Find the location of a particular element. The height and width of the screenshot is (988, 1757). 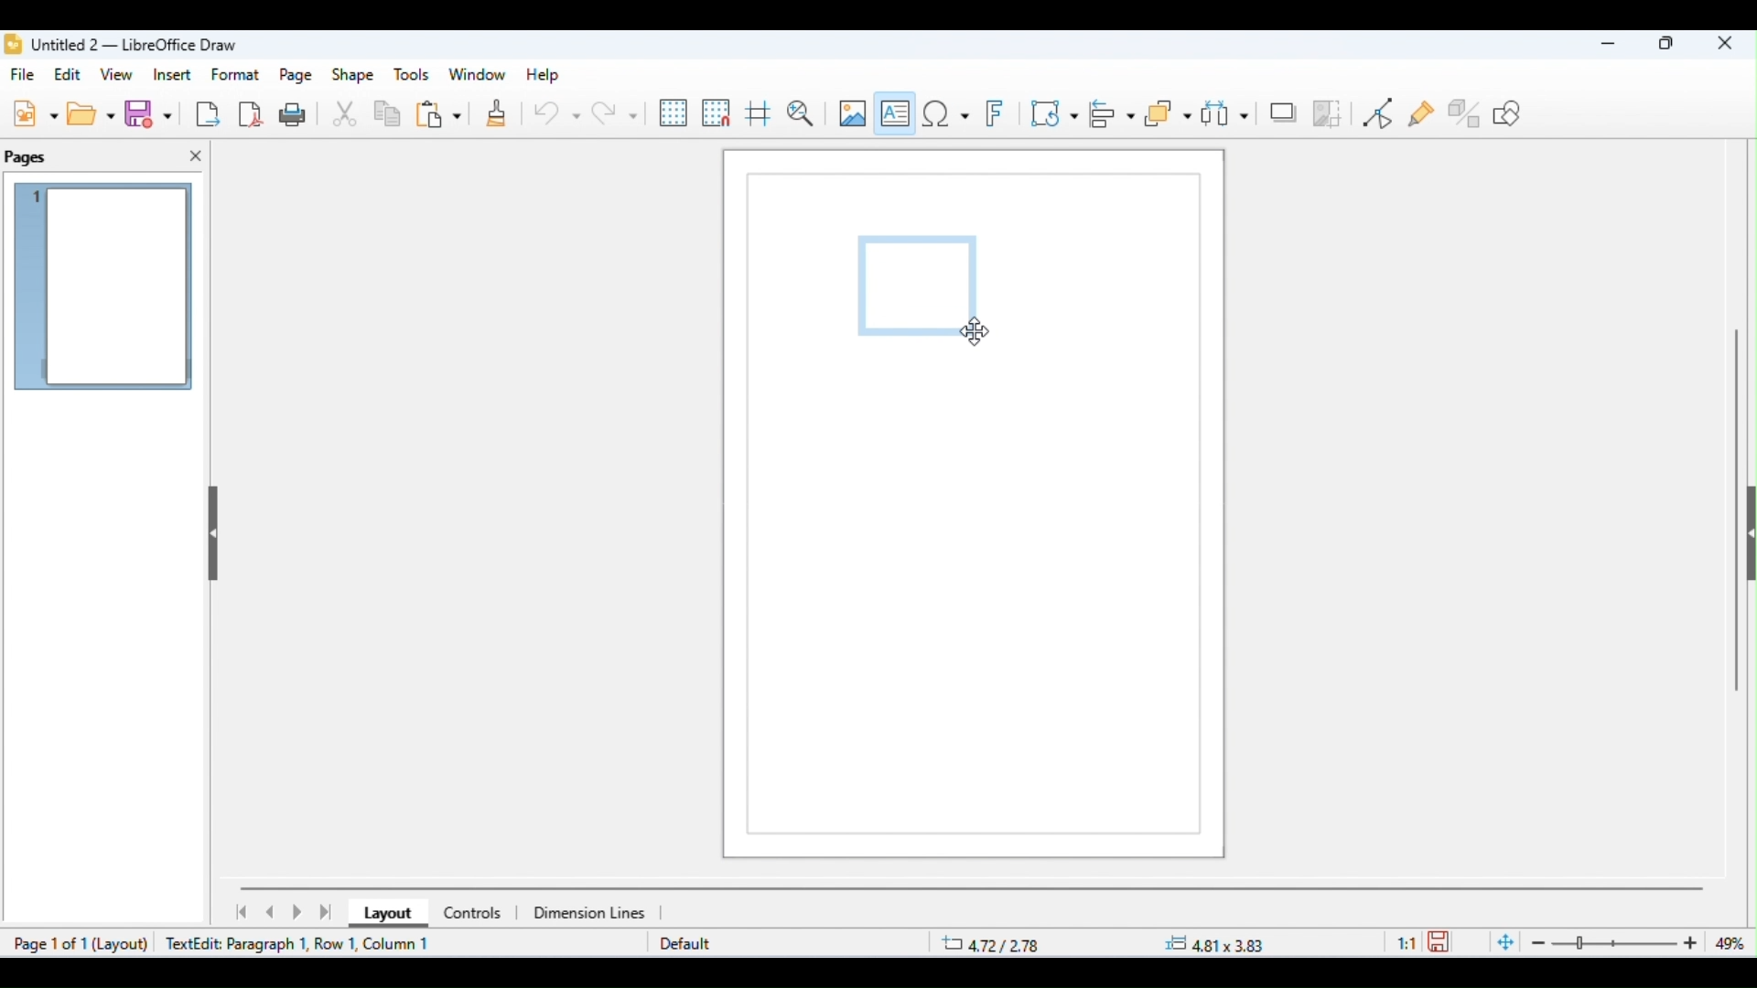

paste is located at coordinates (438, 116).